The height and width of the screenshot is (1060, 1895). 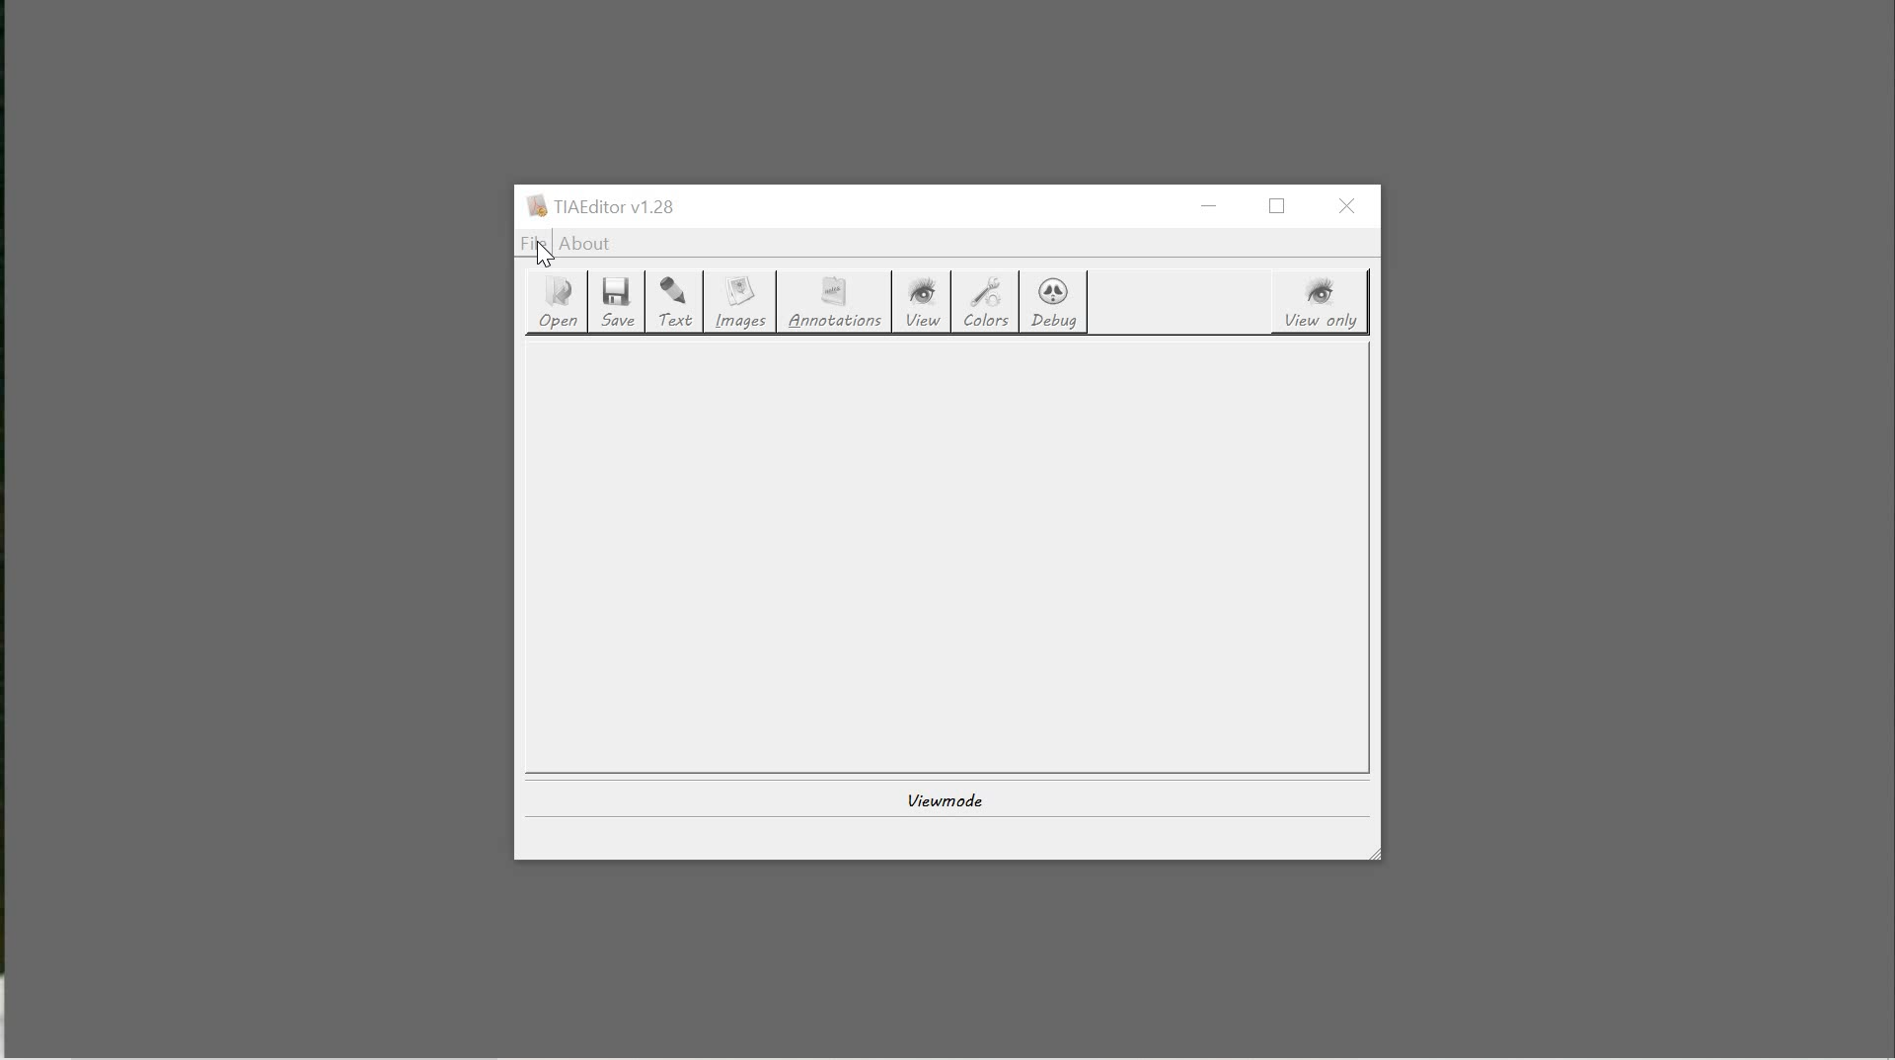 What do you see at coordinates (599, 206) in the screenshot?
I see `system name` at bounding box center [599, 206].